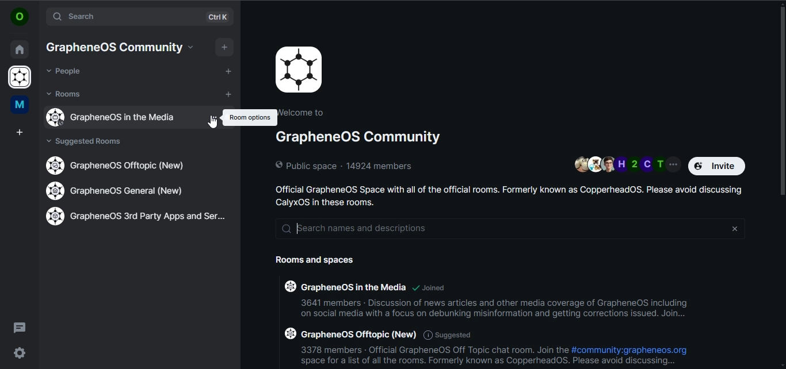 The height and width of the screenshot is (369, 786). Describe the element at coordinates (511, 196) in the screenshot. I see `Official GrapheneOS Space with all of the official rooms. Formerly known as CopperheadOS. Please avoid discussing
CalyxOS in these rooms.` at that location.